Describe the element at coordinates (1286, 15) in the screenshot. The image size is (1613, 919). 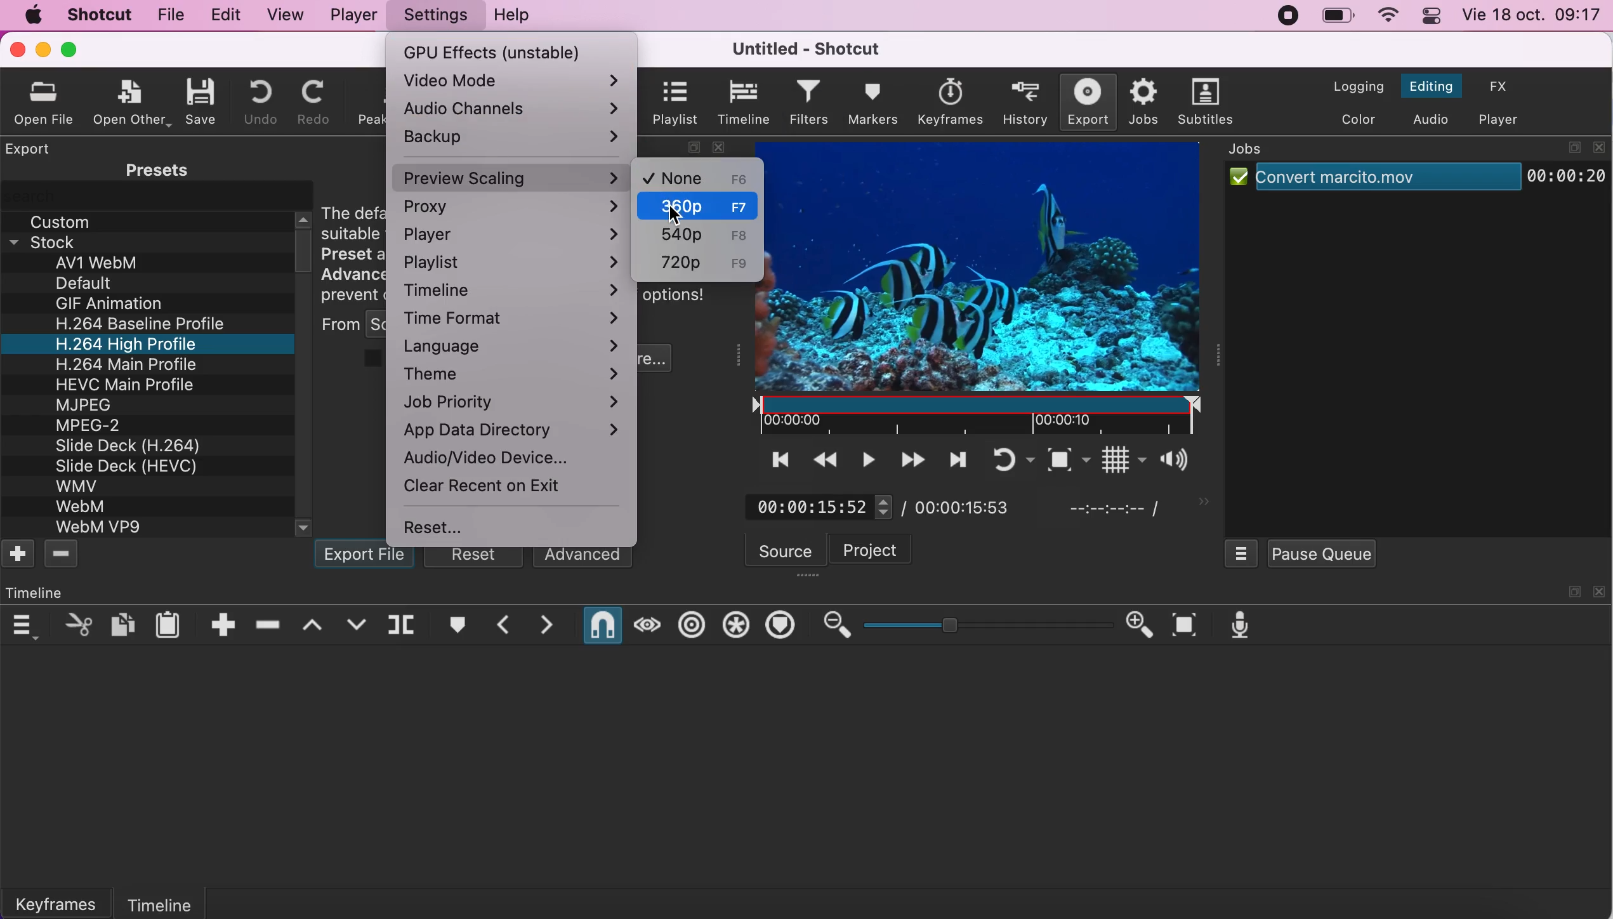
I see `recording stopped` at that location.